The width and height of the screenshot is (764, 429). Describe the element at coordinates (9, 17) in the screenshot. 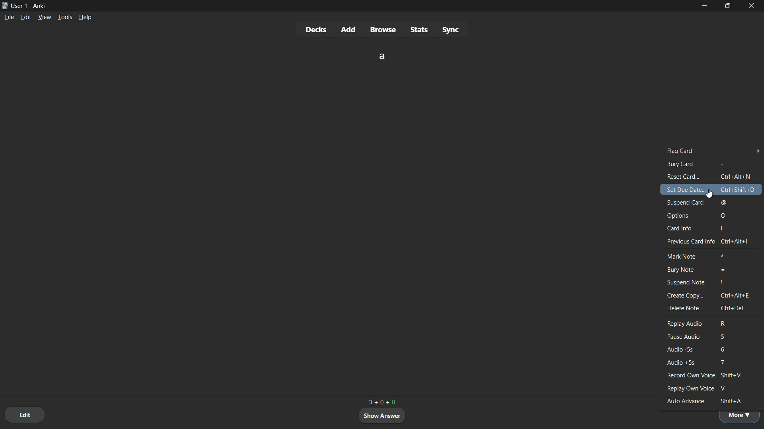

I see `file menu` at that location.